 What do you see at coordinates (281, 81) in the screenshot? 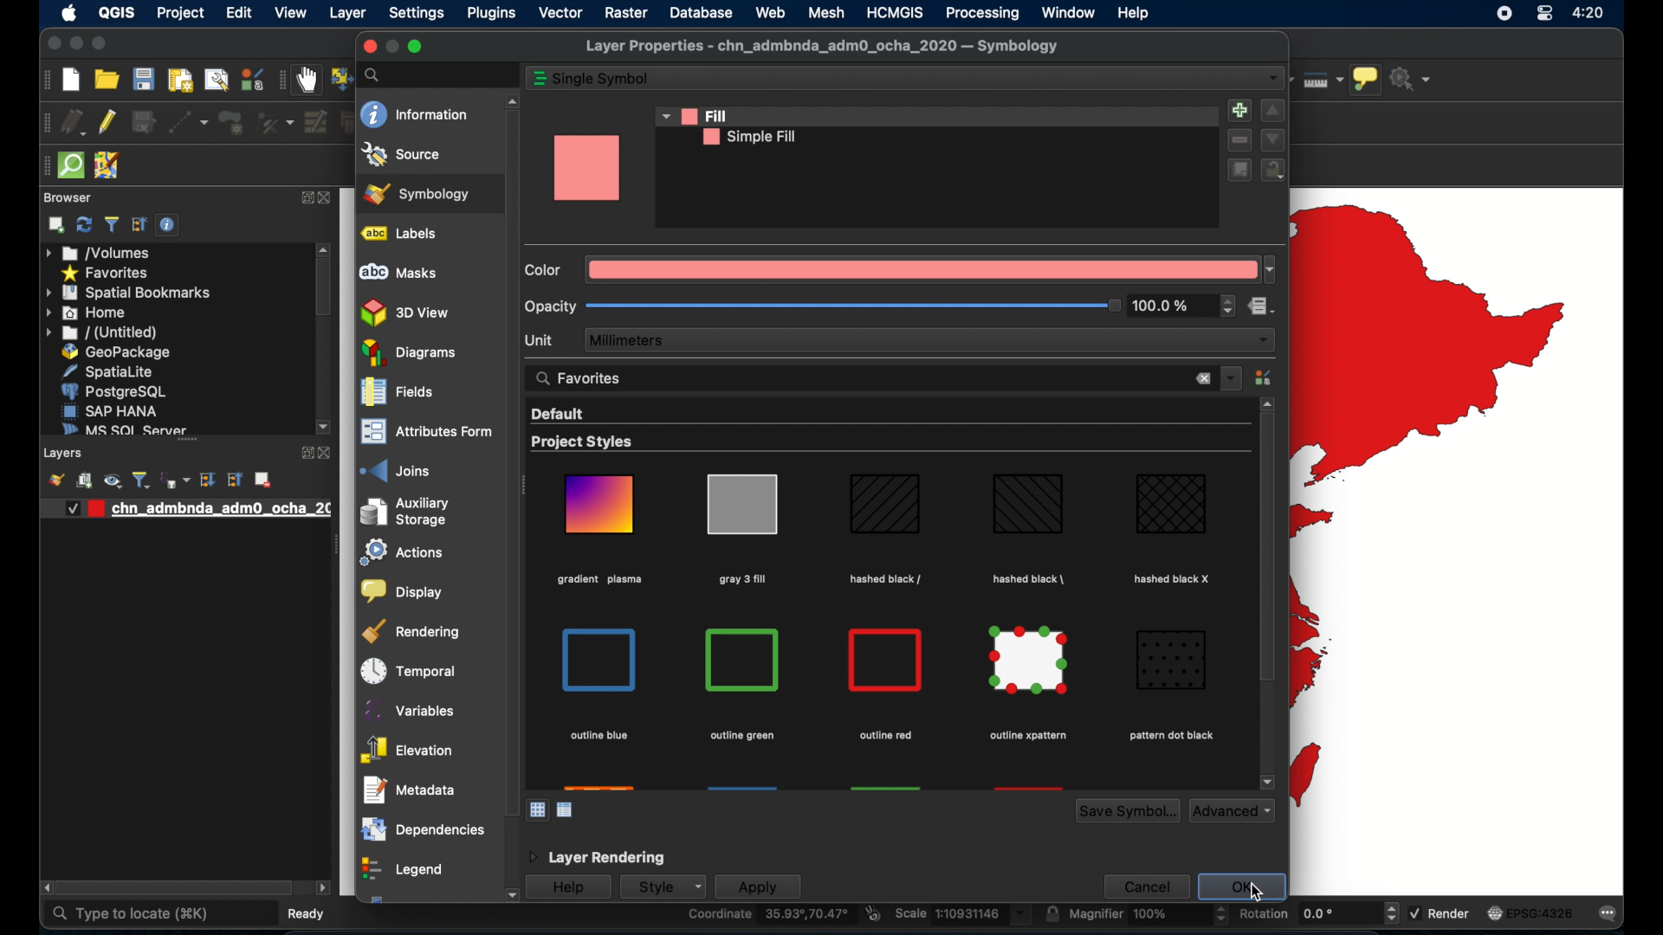
I see `map navigation toolbar` at bounding box center [281, 81].